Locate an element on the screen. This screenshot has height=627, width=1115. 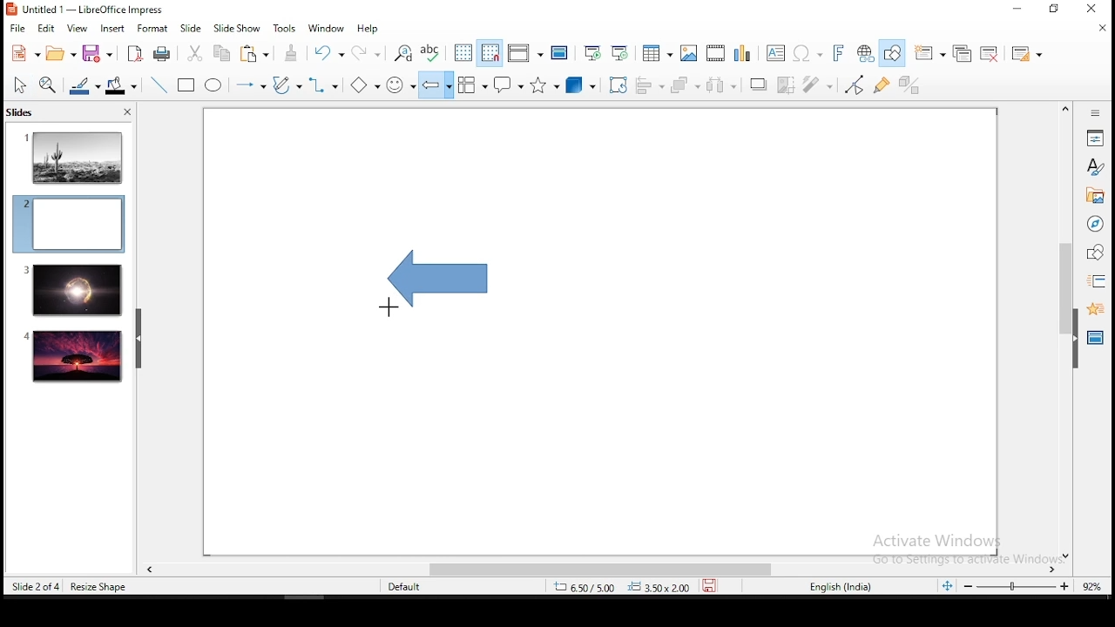
insert is located at coordinates (112, 28).